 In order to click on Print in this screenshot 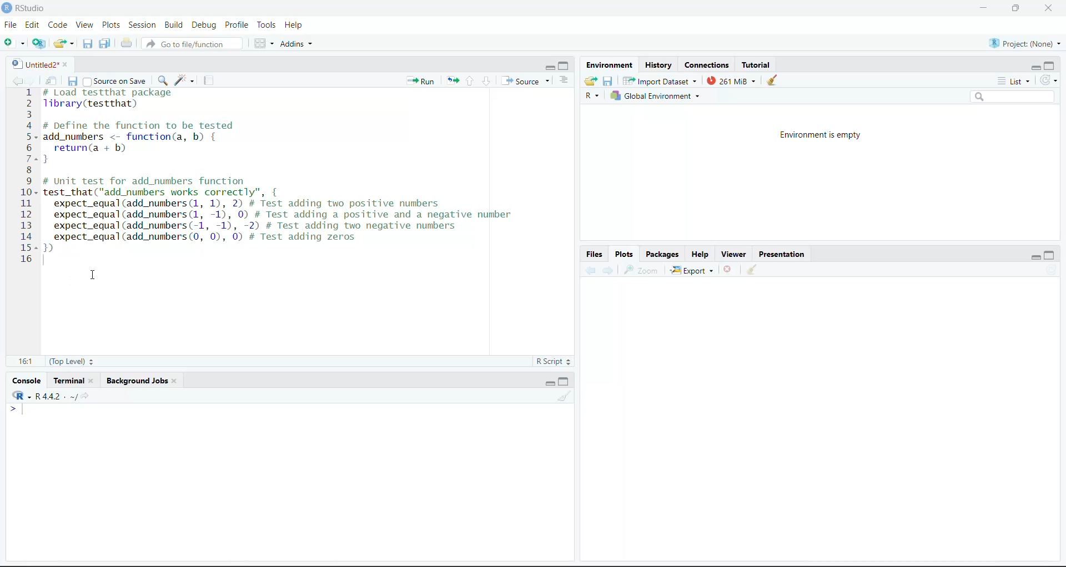, I will do `click(127, 43)`.